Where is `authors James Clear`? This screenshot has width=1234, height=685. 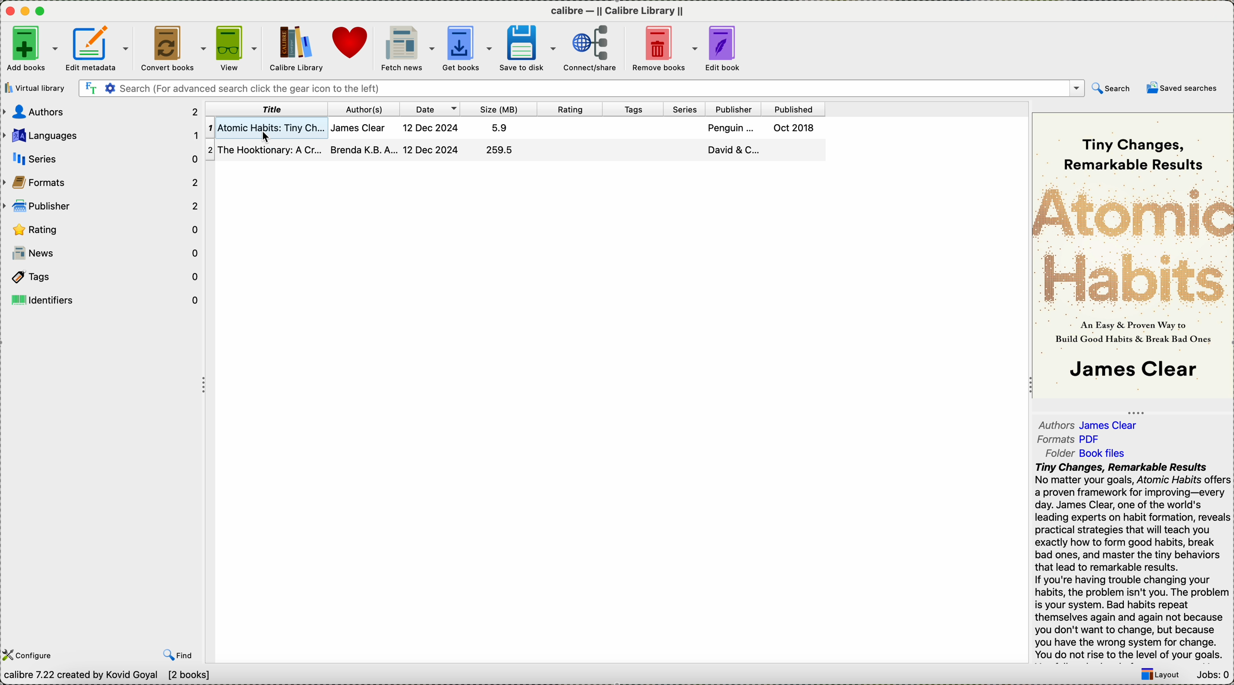 authors James Clear is located at coordinates (1087, 424).